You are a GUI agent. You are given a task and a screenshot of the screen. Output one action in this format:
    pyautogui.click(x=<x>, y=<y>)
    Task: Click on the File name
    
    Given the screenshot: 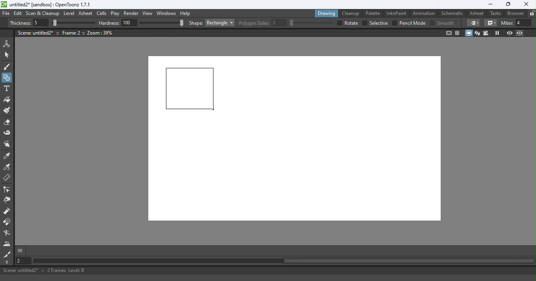 What is the action you would take?
    pyautogui.click(x=51, y=5)
    